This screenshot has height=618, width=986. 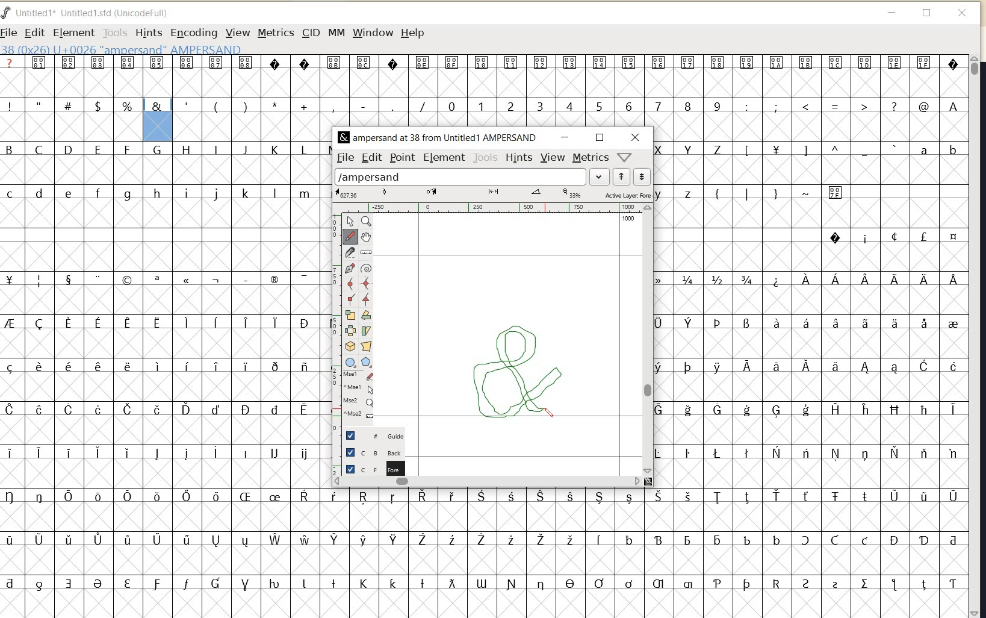 I want to click on glyph characters, so click(x=644, y=547).